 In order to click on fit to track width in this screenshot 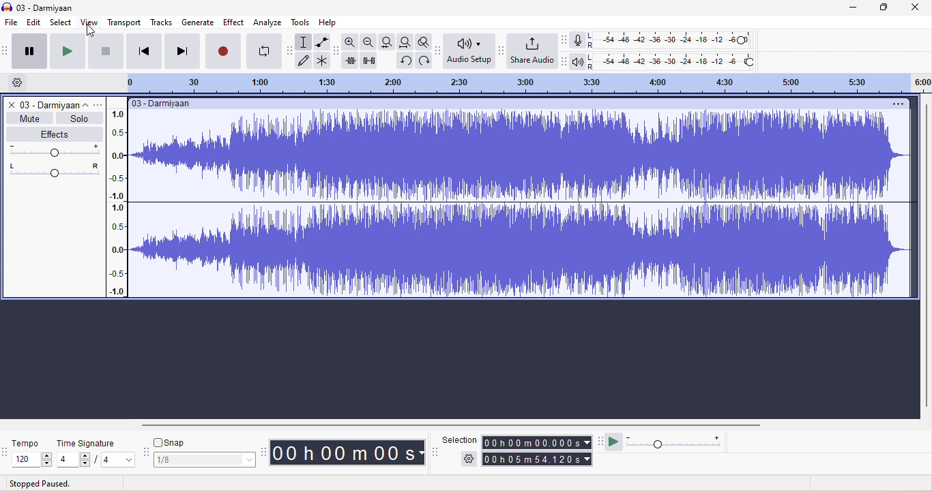, I will do `click(388, 42)`.